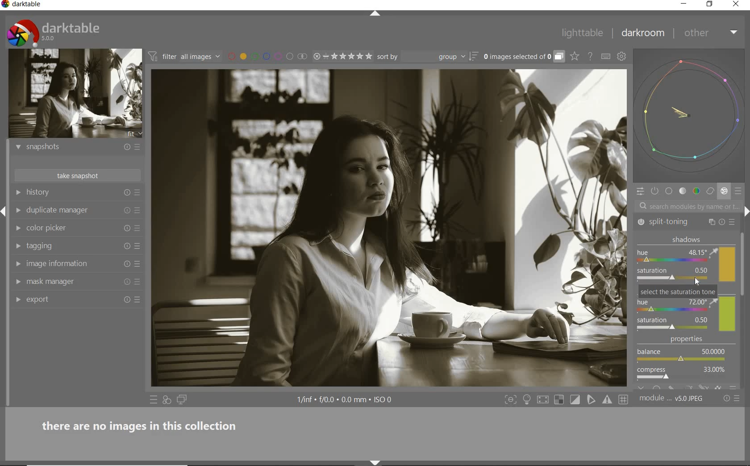 Image resolution: width=750 pixels, height=466 pixels. What do you see at coordinates (739, 191) in the screenshot?
I see `presets` at bounding box center [739, 191].